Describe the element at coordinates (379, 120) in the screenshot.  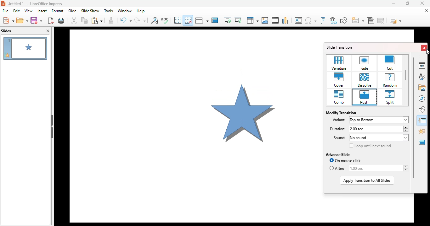
I see `top to bottom` at that location.